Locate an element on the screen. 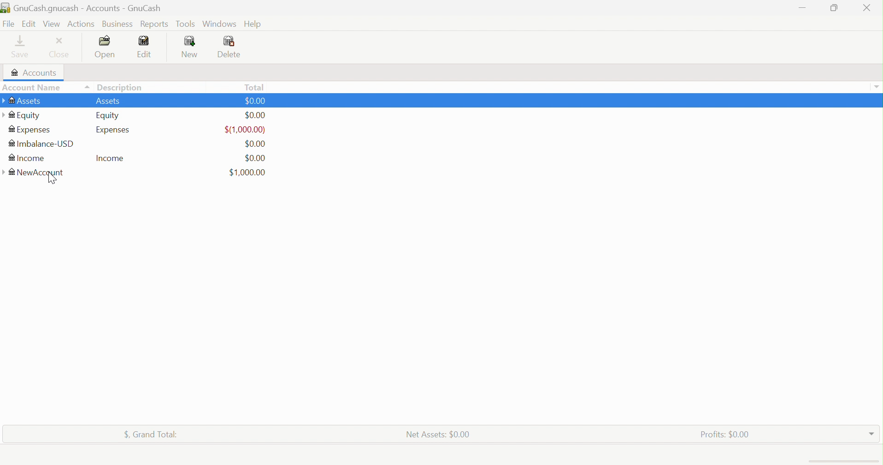 Image resolution: width=883 pixels, height=465 pixels. Help is located at coordinates (254, 24).